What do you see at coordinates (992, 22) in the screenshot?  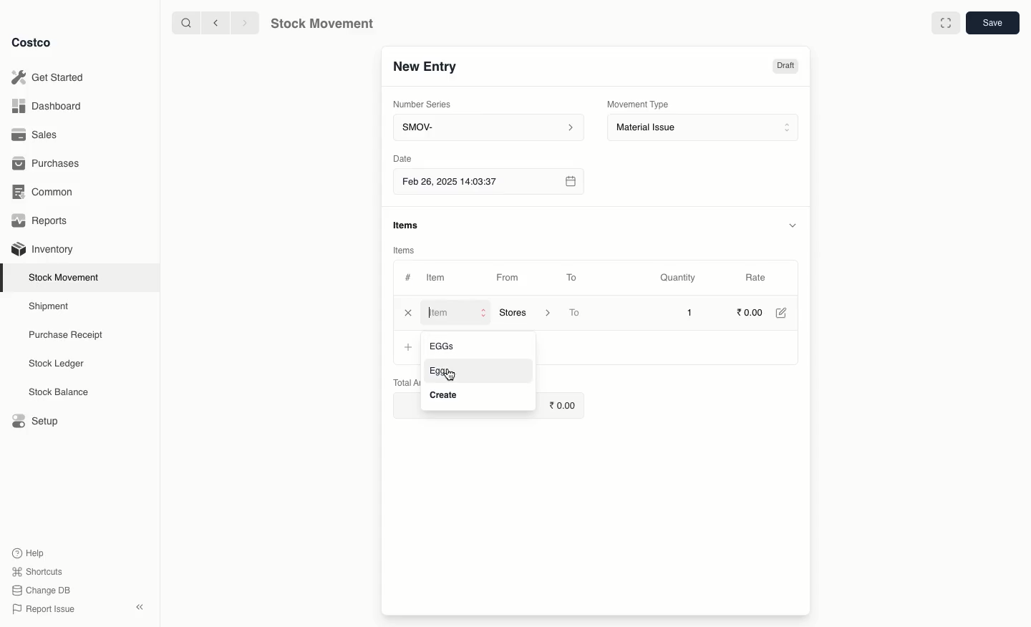 I see `save` at bounding box center [992, 22].